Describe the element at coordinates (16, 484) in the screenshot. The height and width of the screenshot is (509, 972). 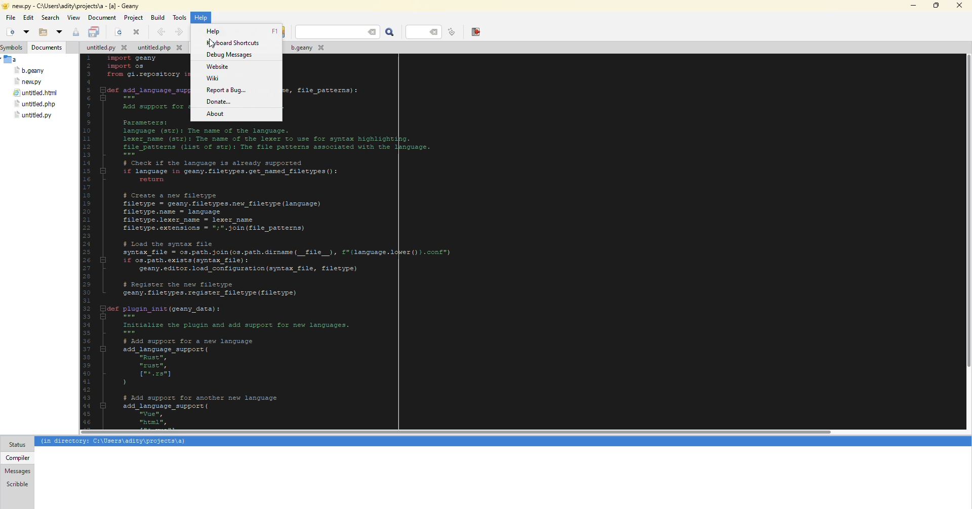
I see `scribble` at that location.